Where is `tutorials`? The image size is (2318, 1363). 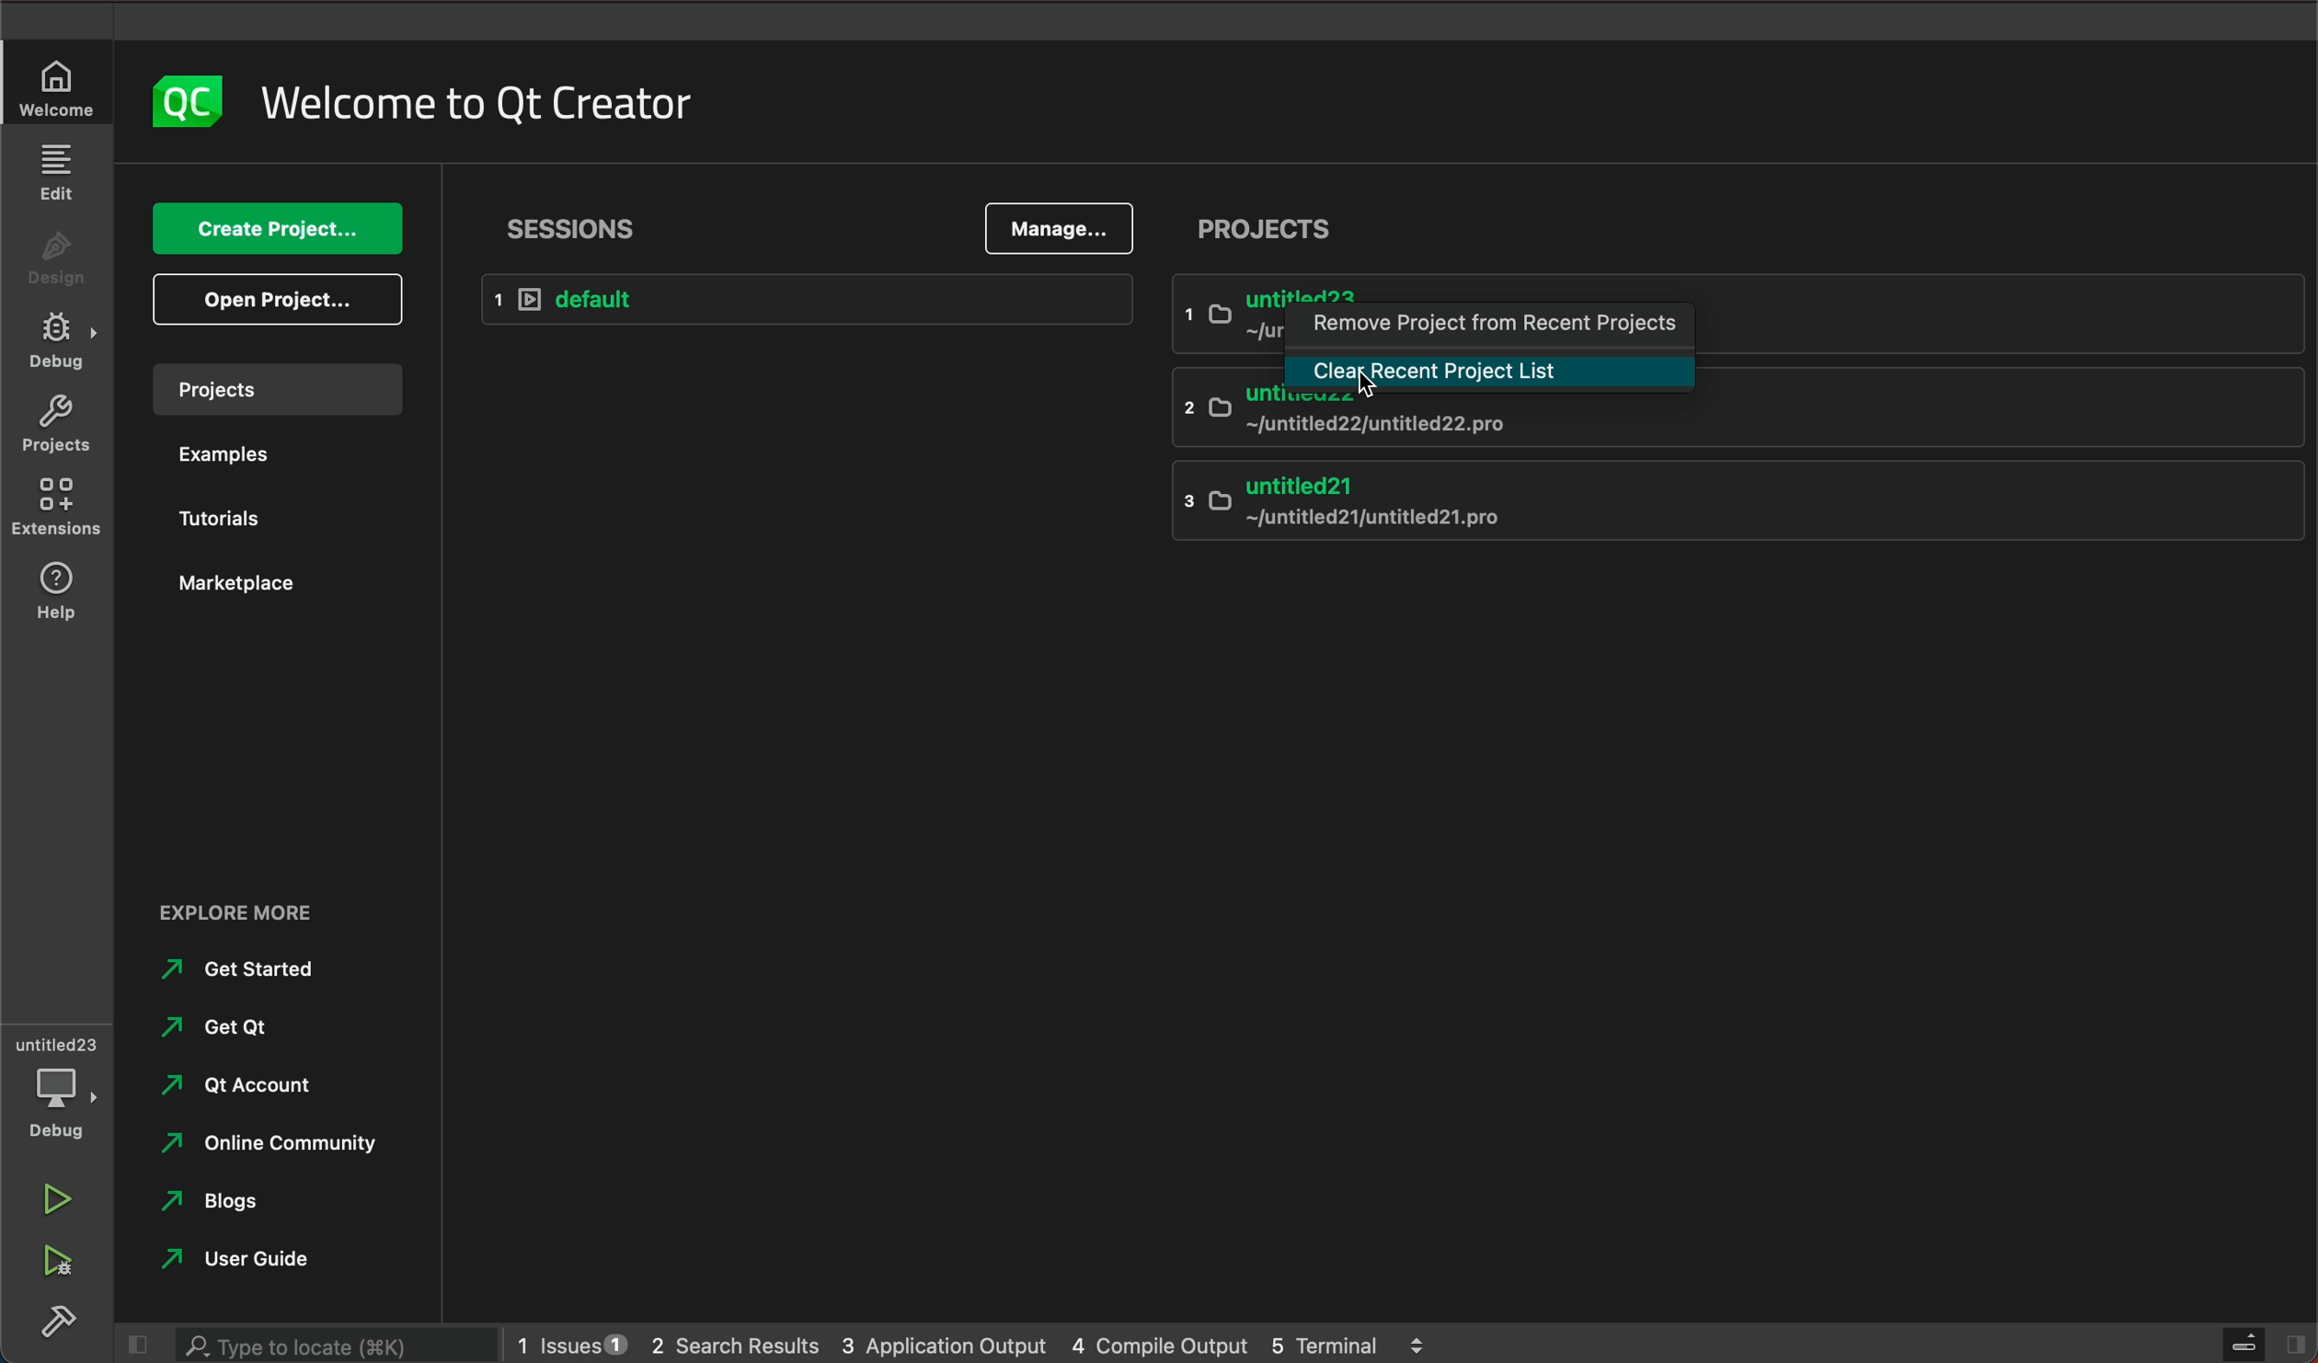
tutorials is located at coordinates (229, 522).